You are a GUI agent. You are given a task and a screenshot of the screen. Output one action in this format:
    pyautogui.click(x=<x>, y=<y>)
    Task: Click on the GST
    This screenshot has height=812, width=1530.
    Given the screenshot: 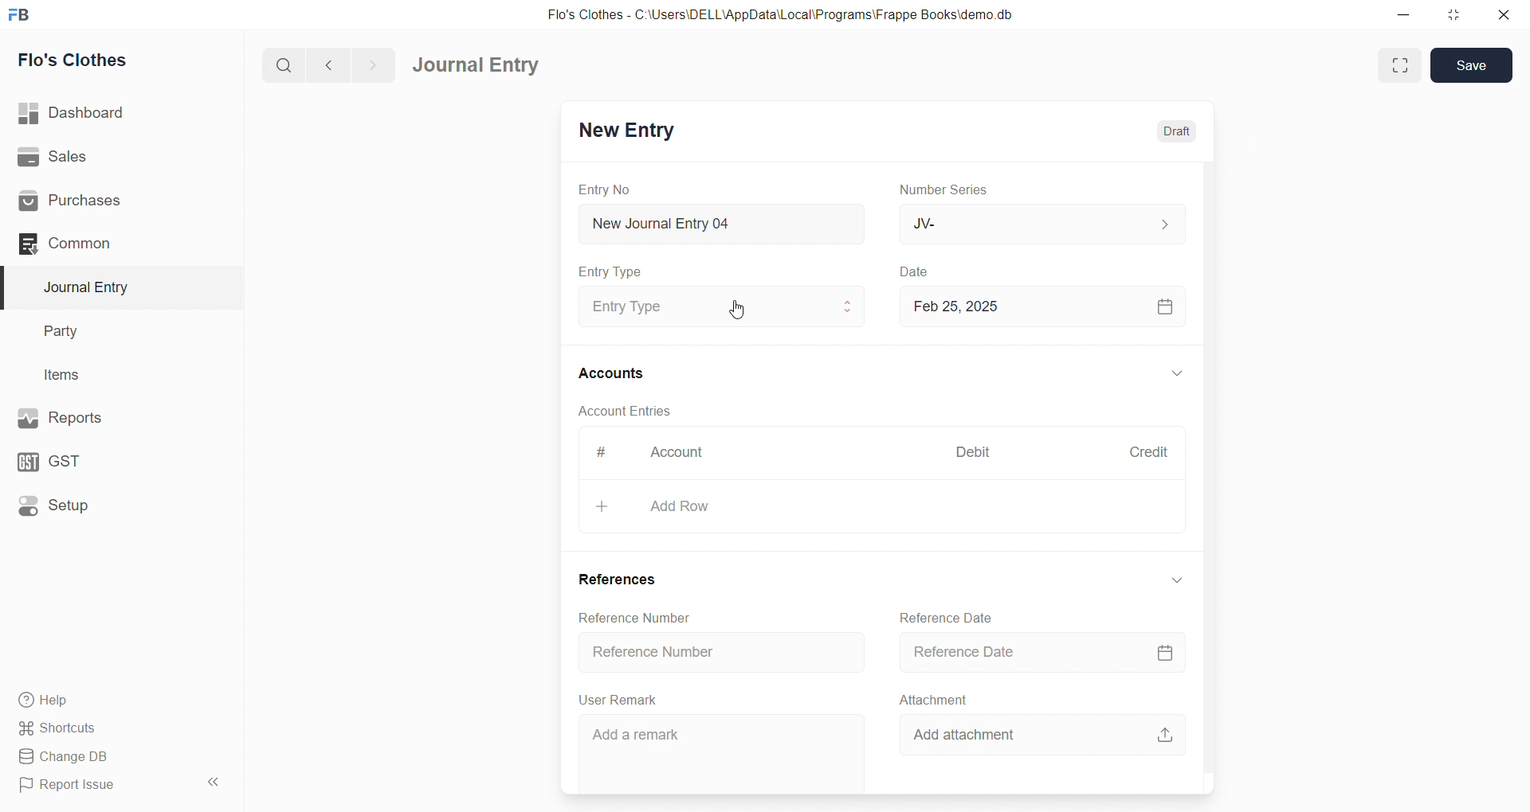 What is the action you would take?
    pyautogui.click(x=110, y=458)
    